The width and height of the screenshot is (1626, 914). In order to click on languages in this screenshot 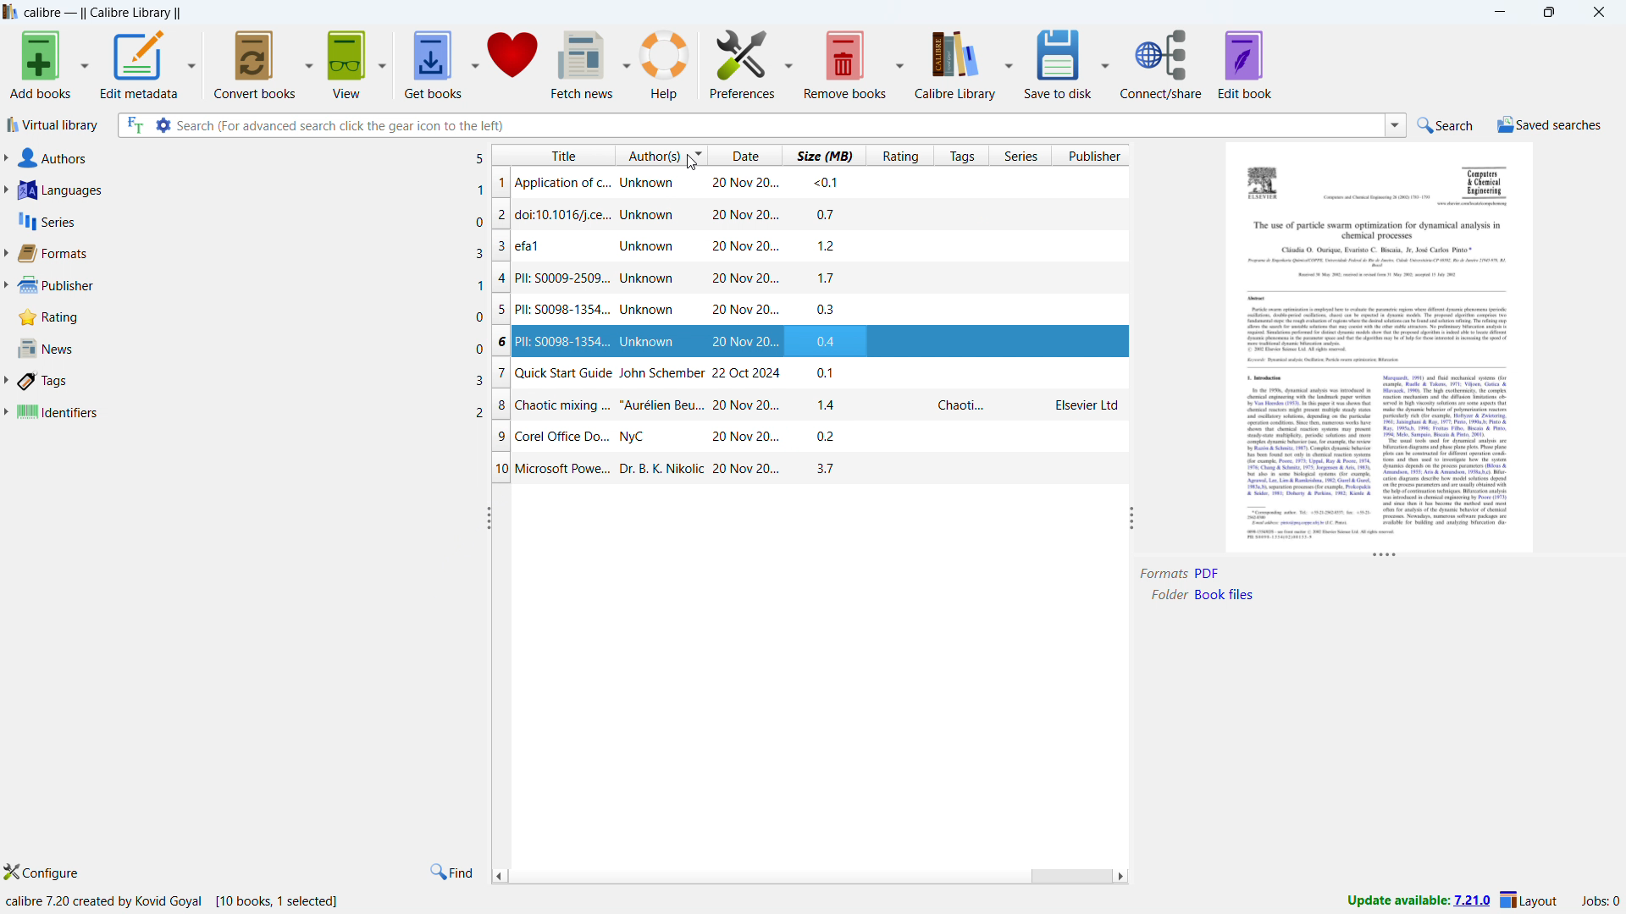, I will do `click(252, 190)`.